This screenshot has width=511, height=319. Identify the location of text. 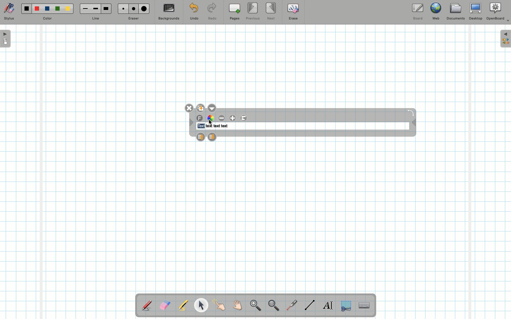
(225, 126).